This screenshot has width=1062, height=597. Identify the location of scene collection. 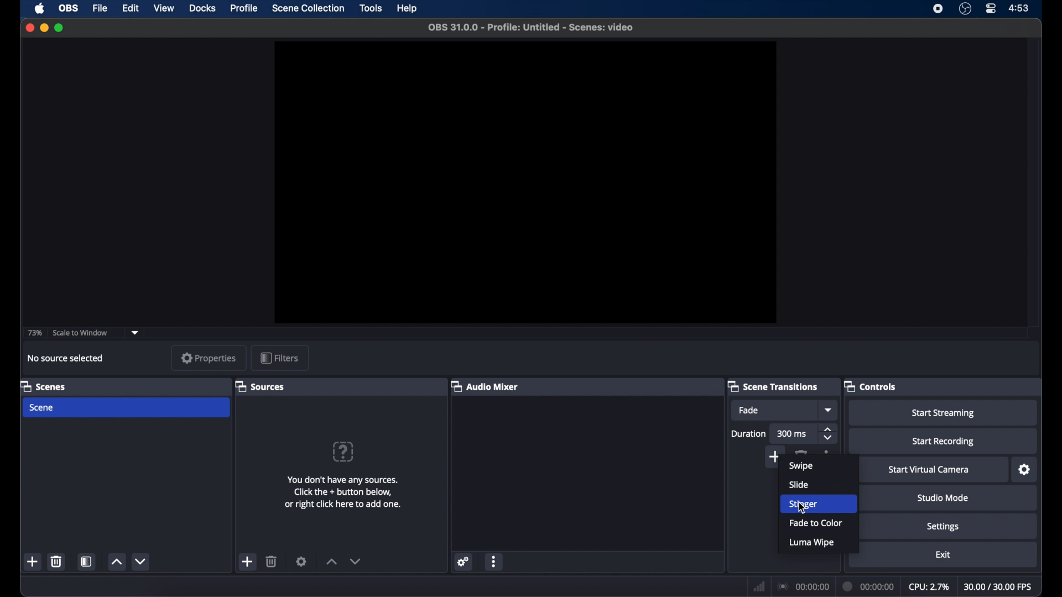
(309, 8).